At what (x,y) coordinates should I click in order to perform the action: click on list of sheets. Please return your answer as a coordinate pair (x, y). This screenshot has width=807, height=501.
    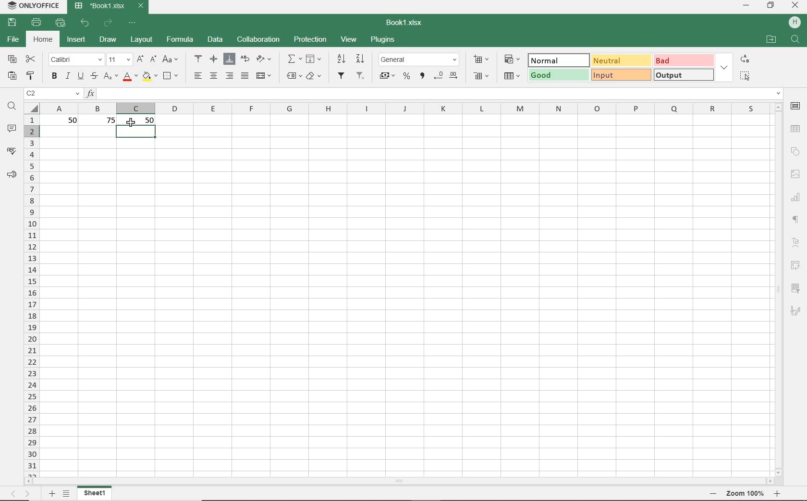
    Looking at the image, I should click on (67, 494).